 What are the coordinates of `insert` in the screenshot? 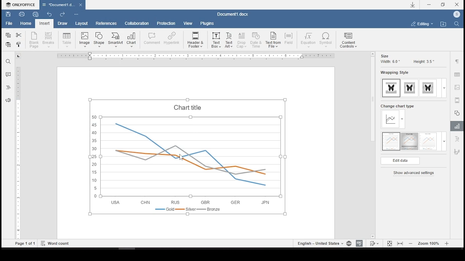 It's located at (45, 23).